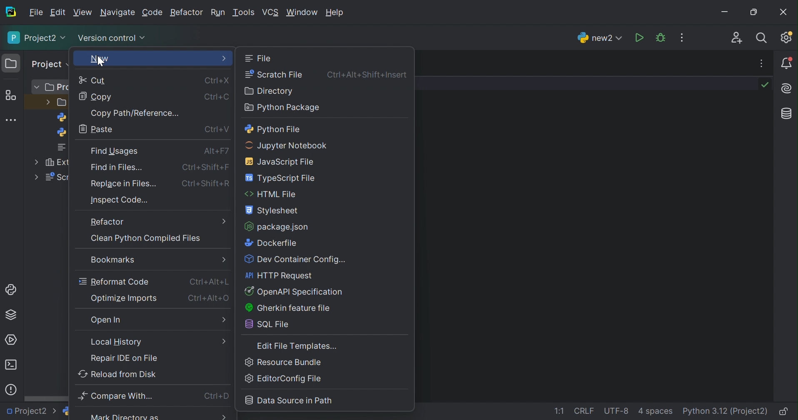 This screenshot has height=420, width=798. Describe the element at coordinates (127, 417) in the screenshot. I see `Mark directory as` at that location.